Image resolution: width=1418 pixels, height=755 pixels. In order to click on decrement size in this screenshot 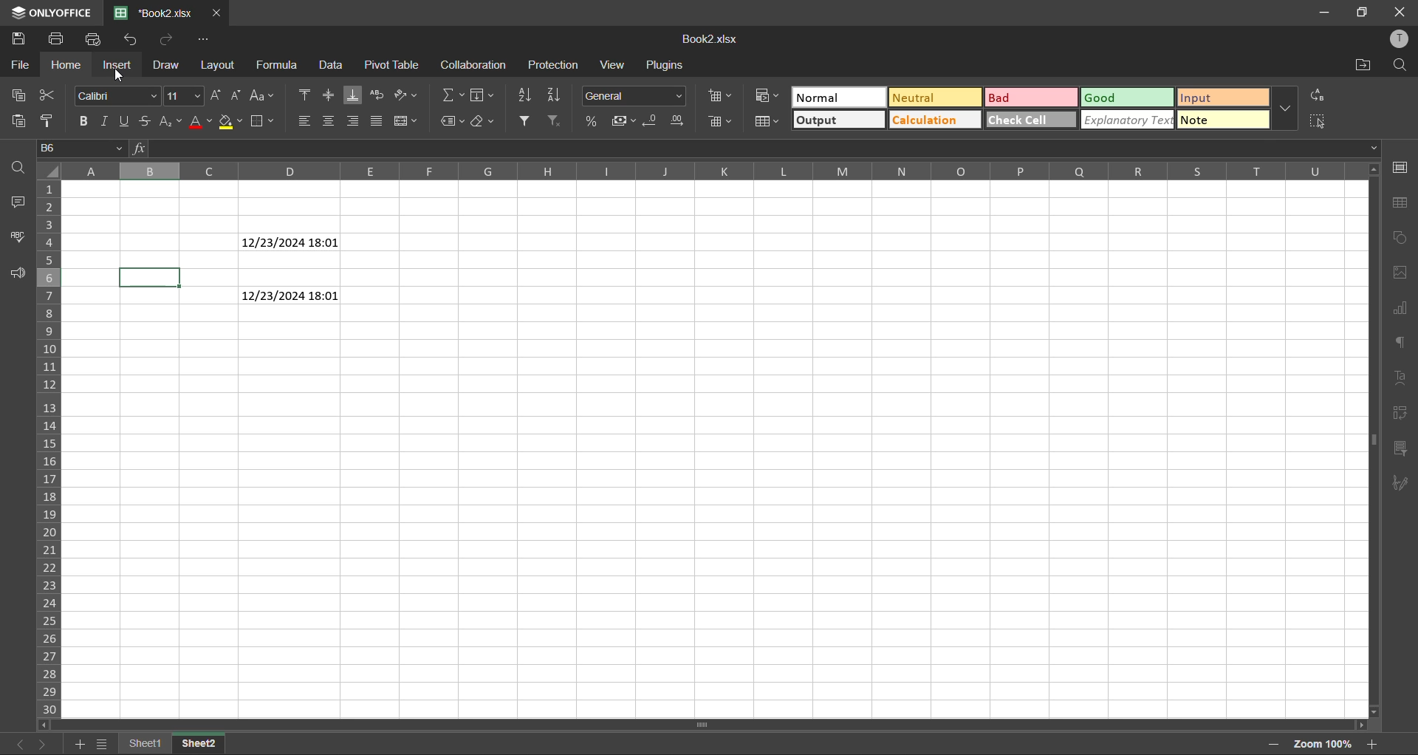, I will do `click(236, 96)`.